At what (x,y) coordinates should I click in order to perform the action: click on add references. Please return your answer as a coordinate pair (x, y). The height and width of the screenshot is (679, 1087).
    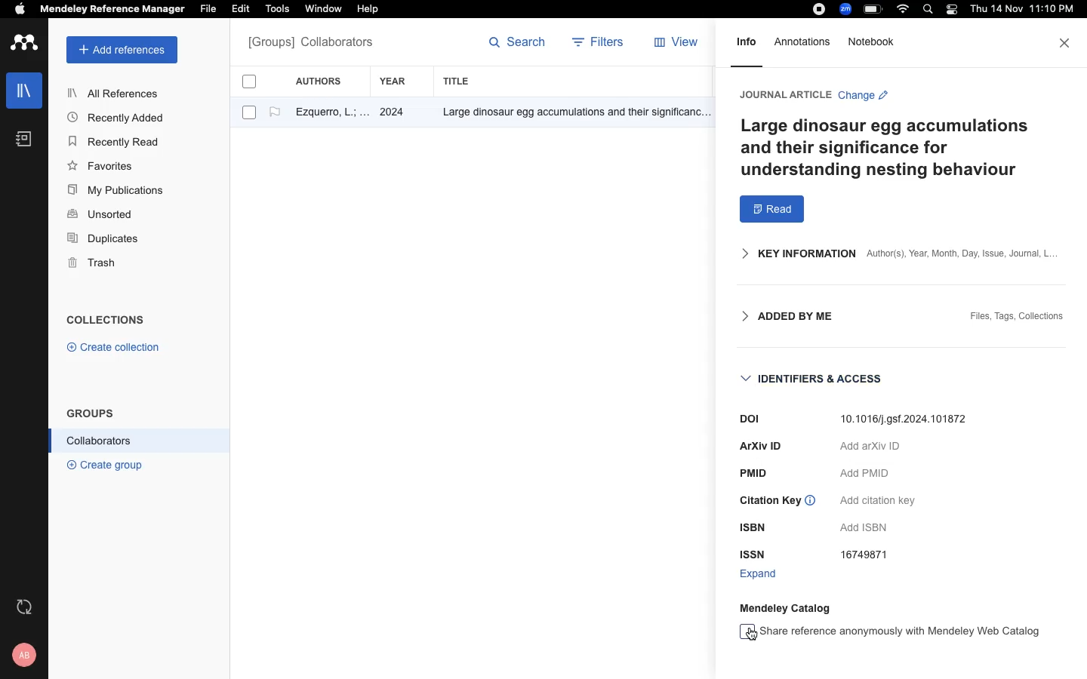
    Looking at the image, I should click on (122, 50).